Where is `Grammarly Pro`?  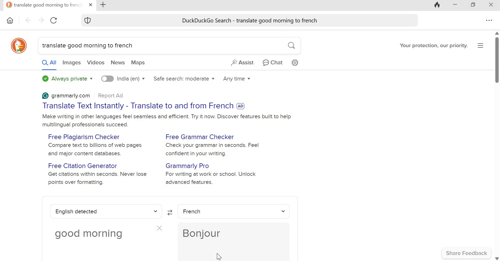 Grammarly Pro is located at coordinates (189, 166).